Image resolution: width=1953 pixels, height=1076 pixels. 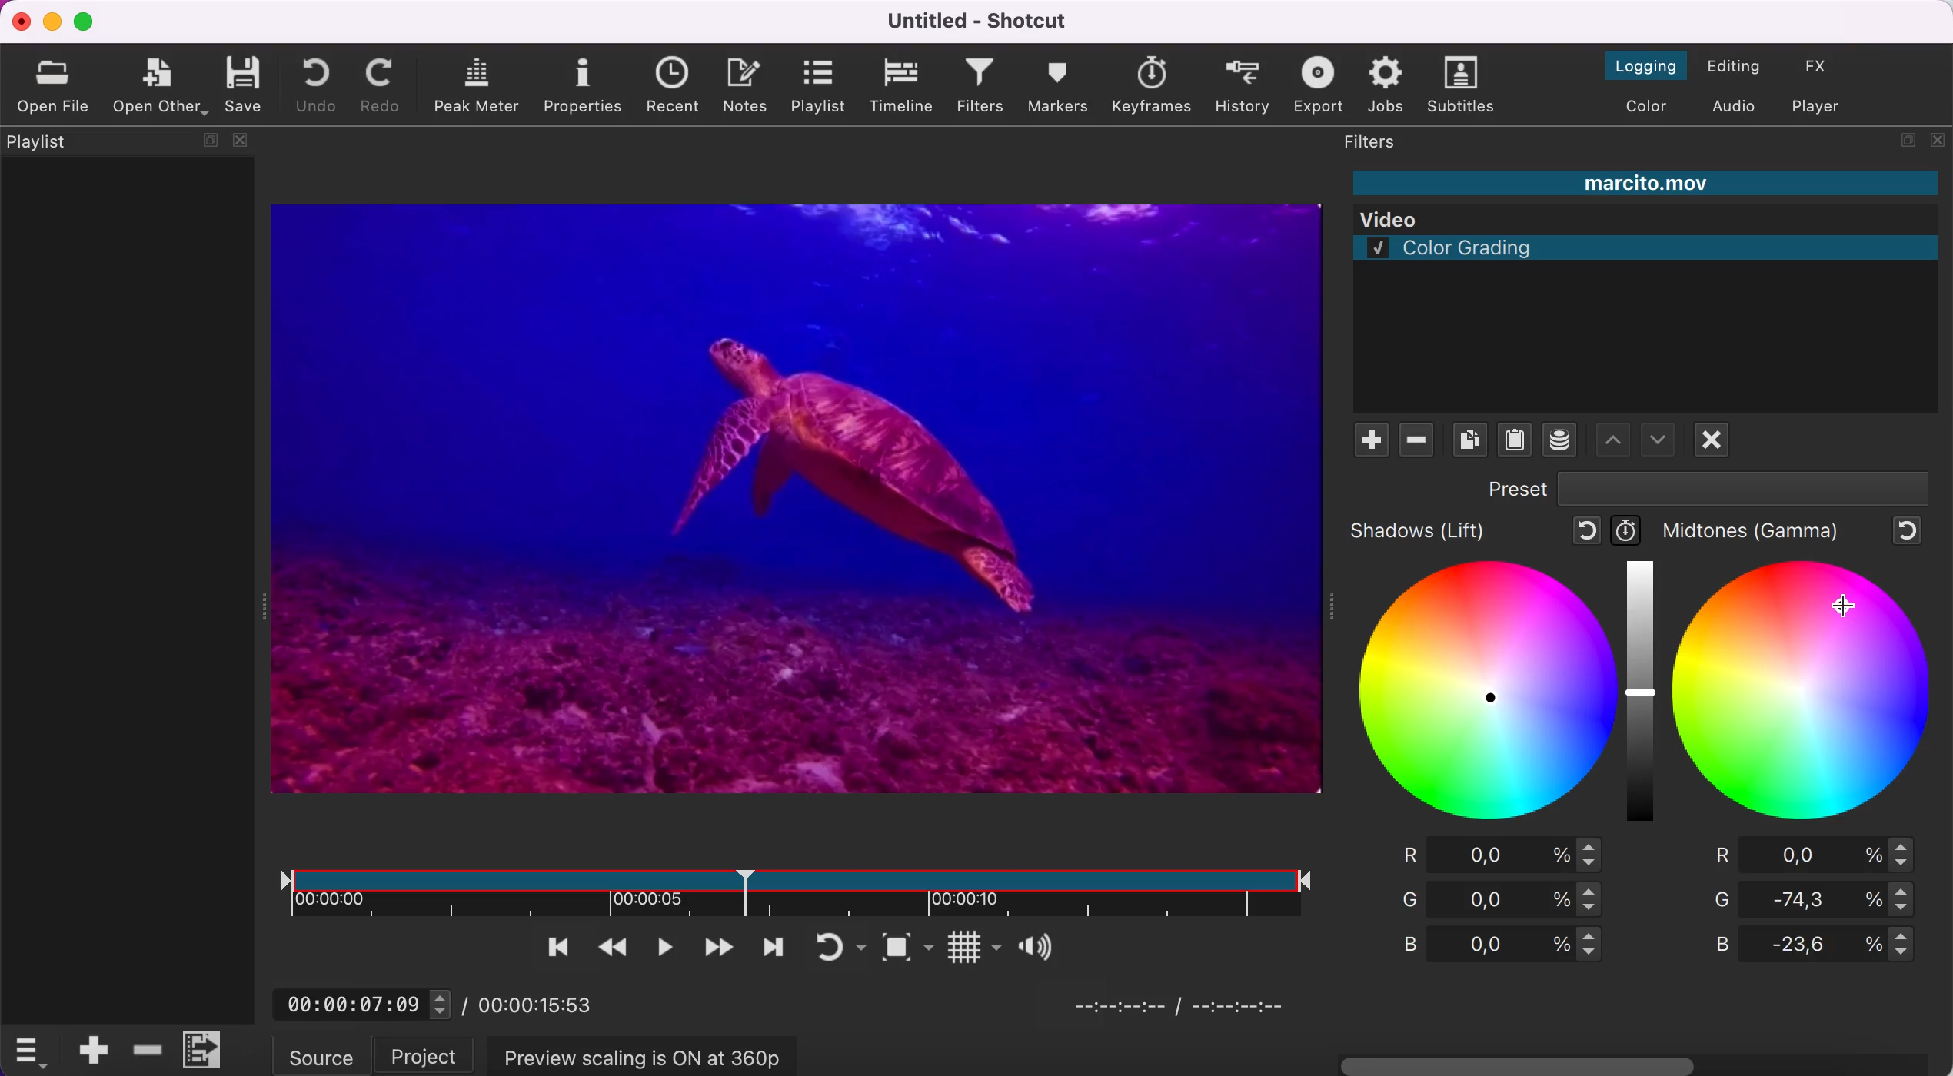 What do you see at coordinates (770, 947) in the screenshot?
I see `skip to next point` at bounding box center [770, 947].